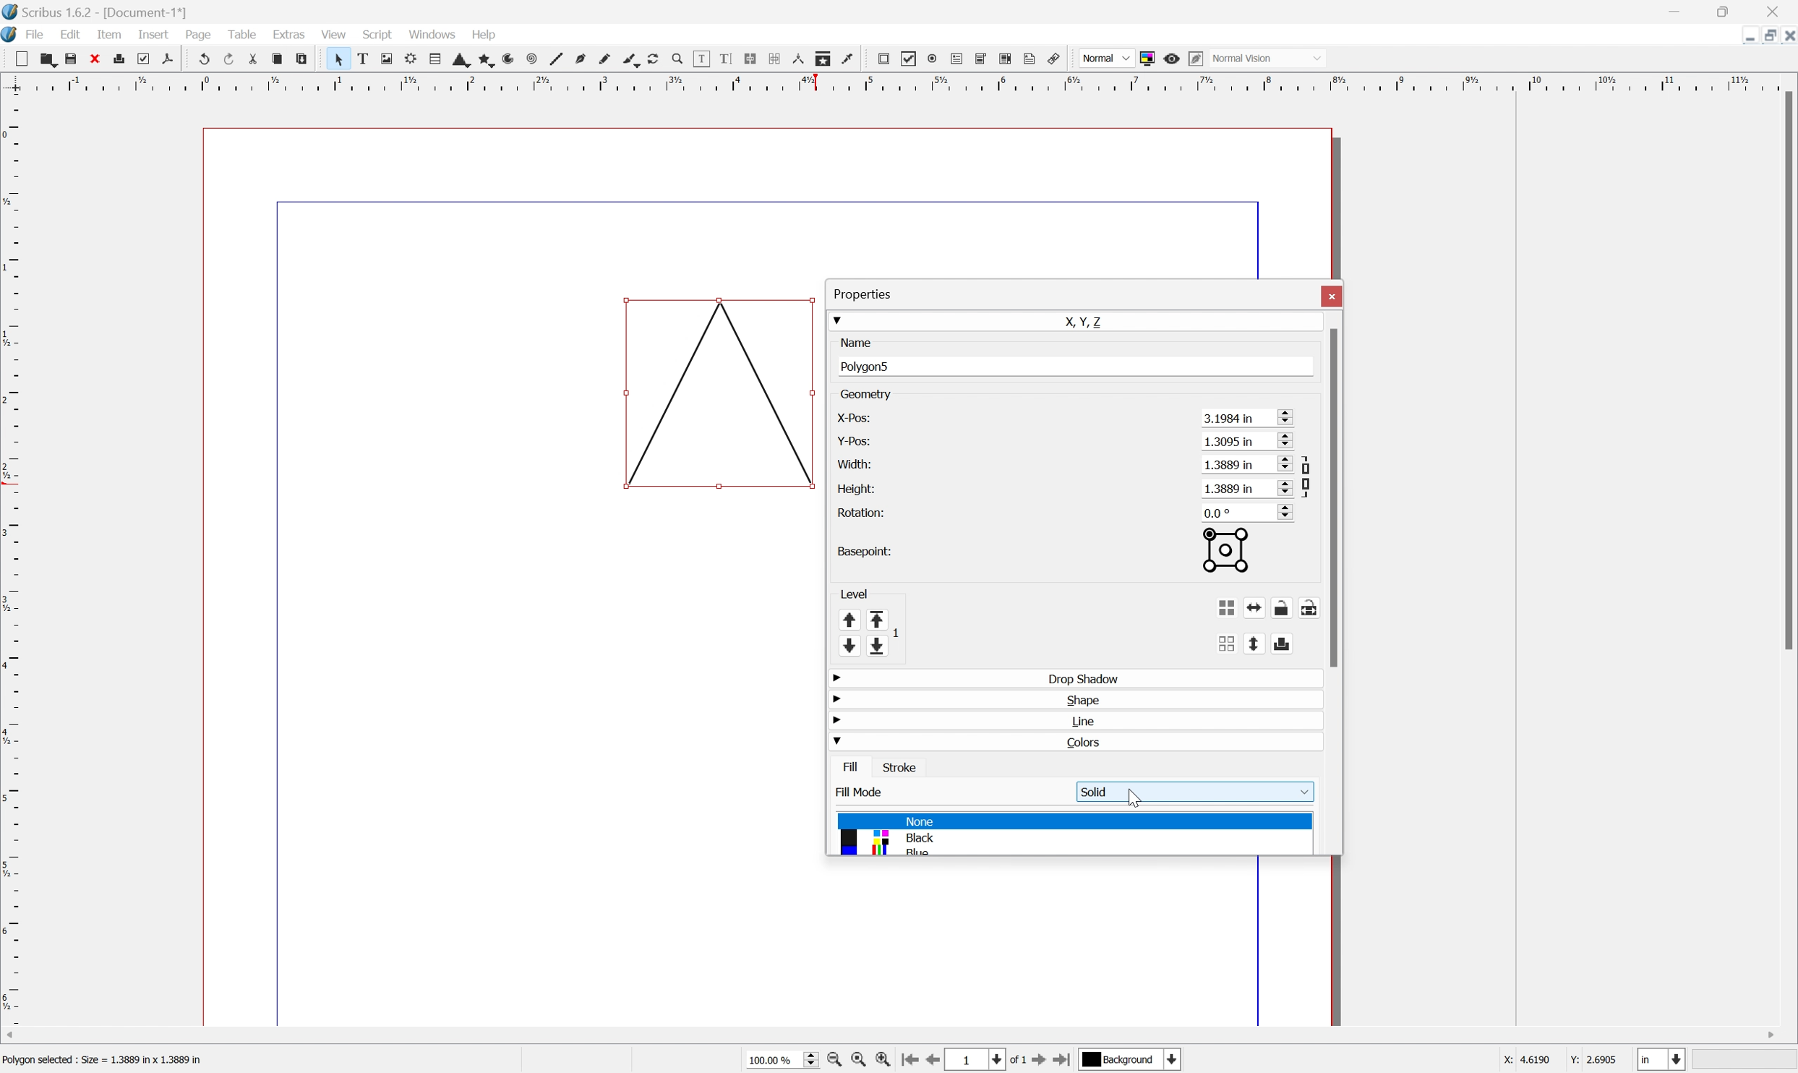 The width and height of the screenshot is (1798, 1073). I want to click on Basepoint, so click(1243, 552).